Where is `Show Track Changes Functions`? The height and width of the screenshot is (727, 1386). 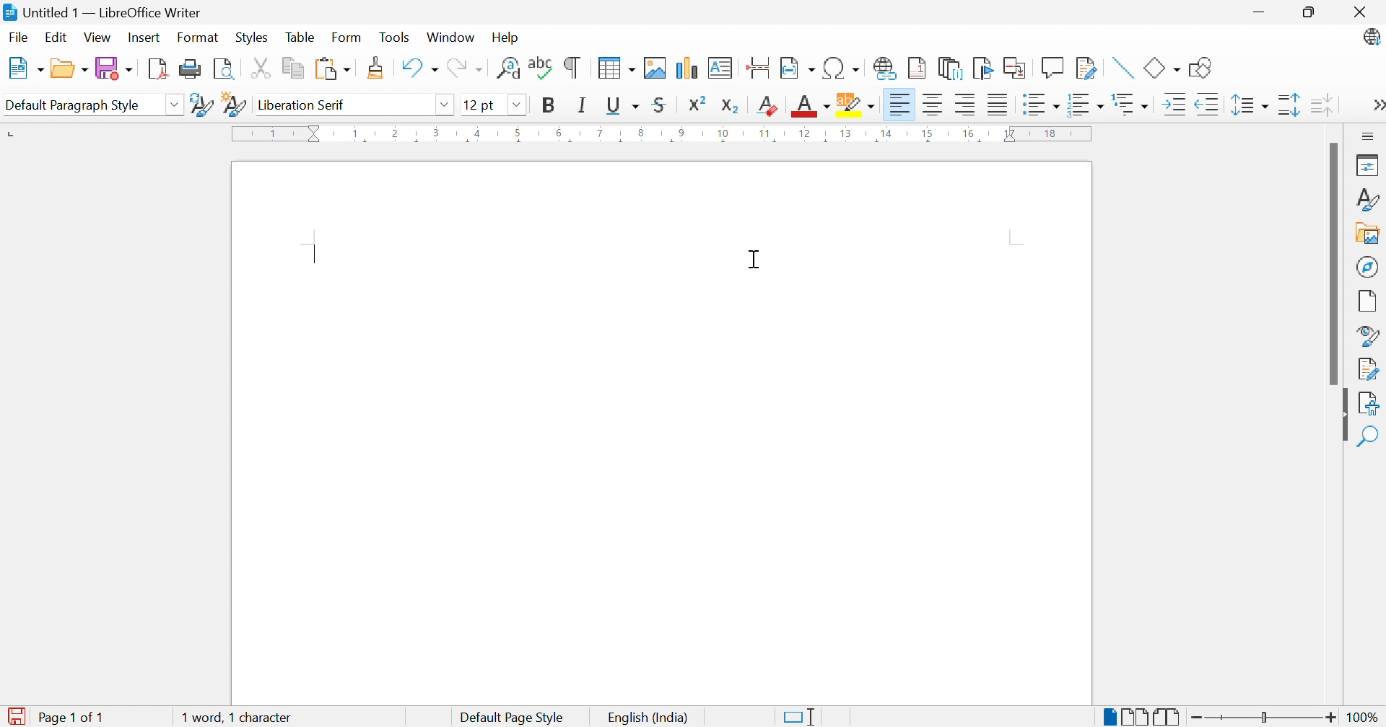
Show Track Changes Functions is located at coordinates (1084, 68).